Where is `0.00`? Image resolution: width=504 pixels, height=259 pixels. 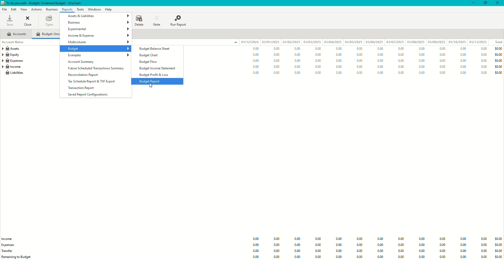
0.00 is located at coordinates (381, 245).